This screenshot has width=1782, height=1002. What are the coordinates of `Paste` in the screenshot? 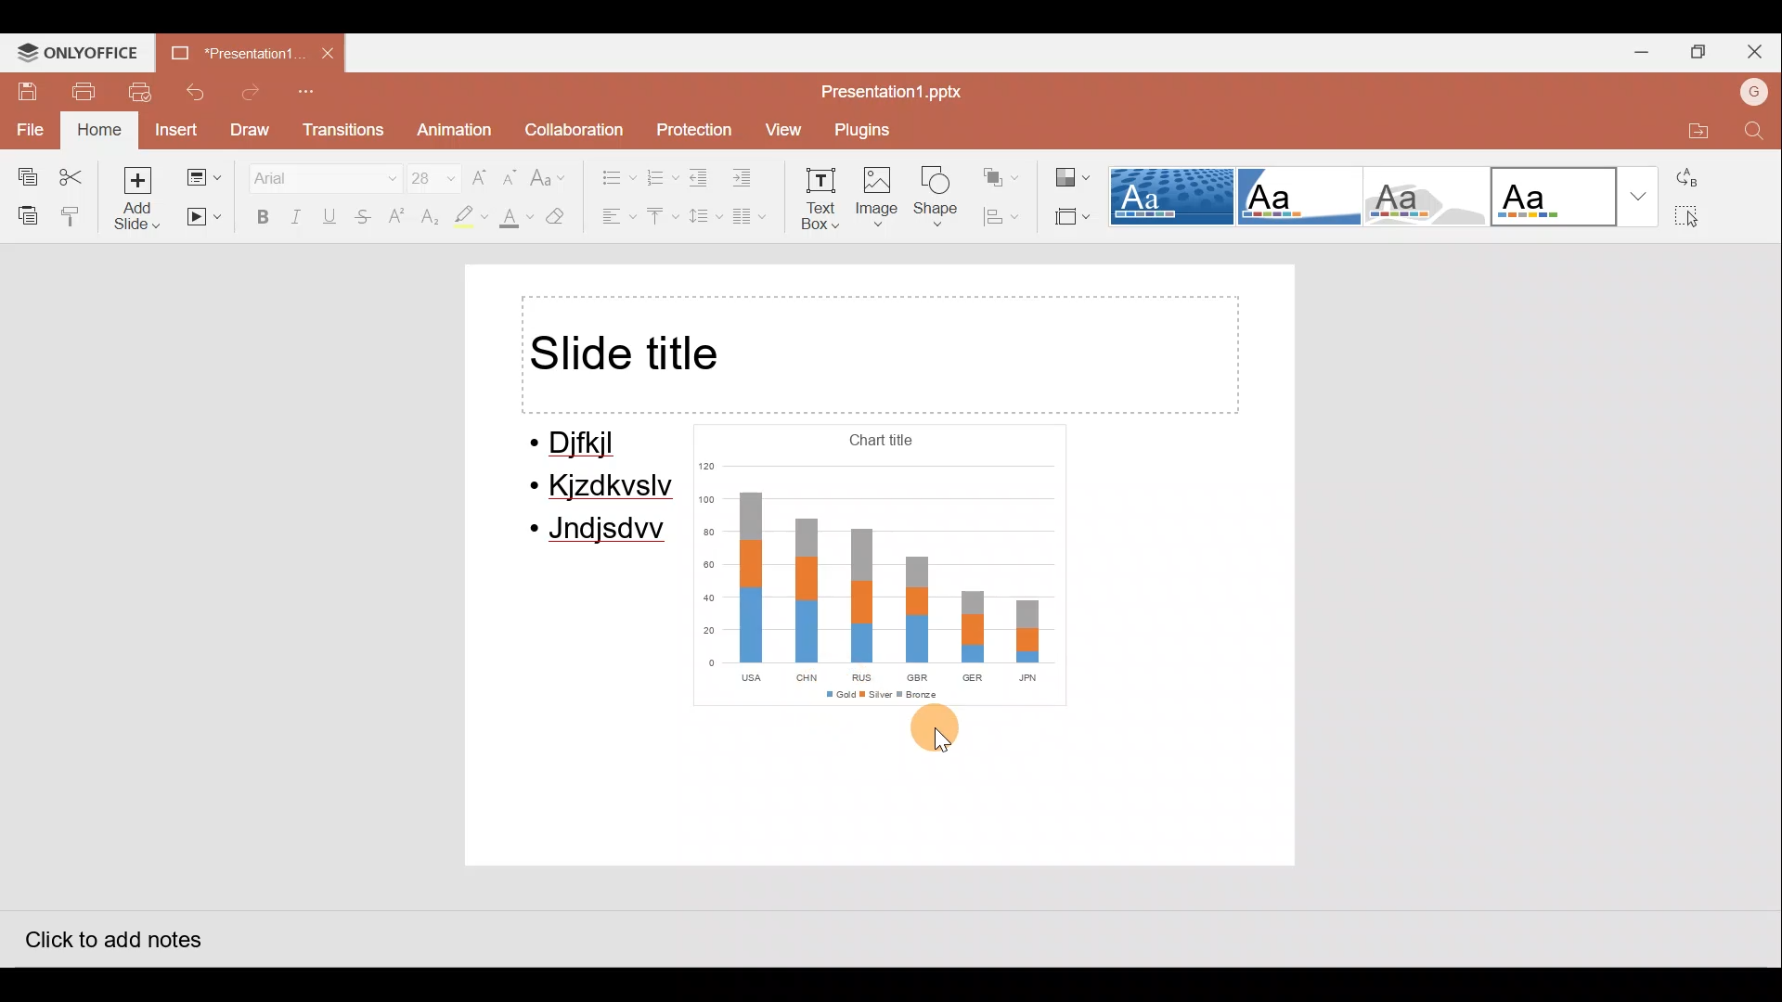 It's located at (23, 214).